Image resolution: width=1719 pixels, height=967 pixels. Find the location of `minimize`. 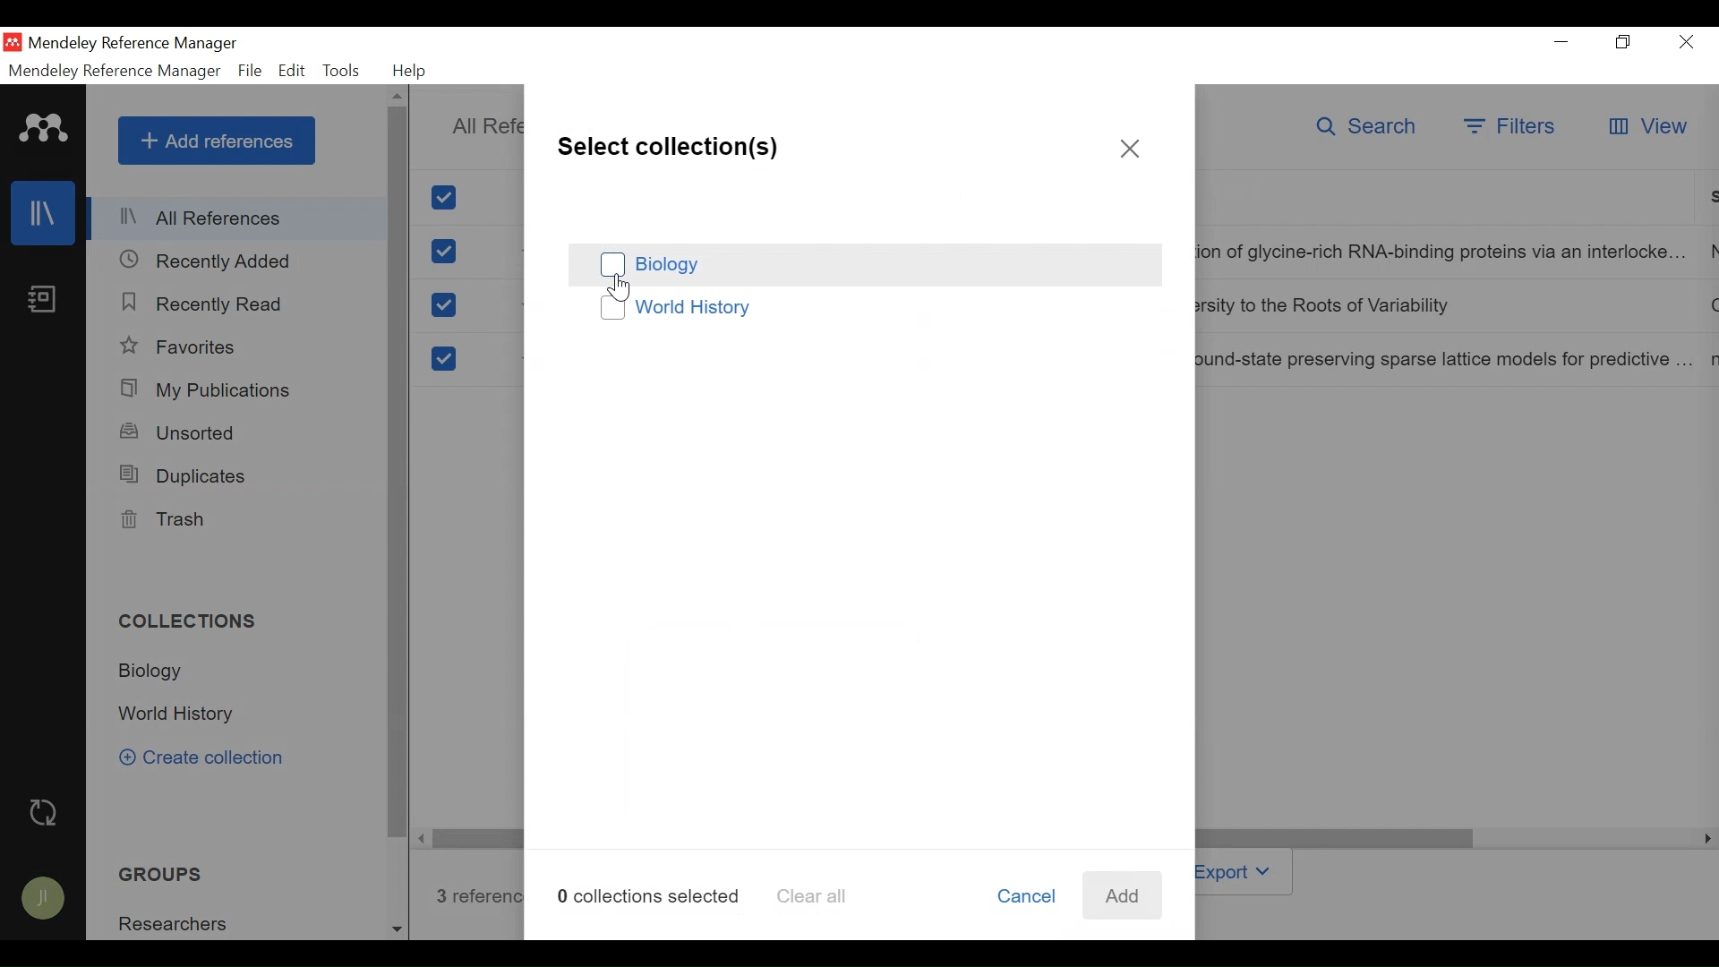

minimize is located at coordinates (1561, 41).